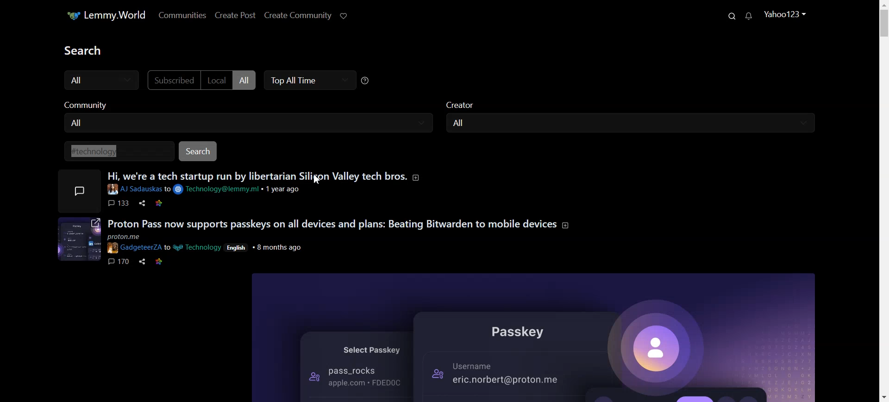 The width and height of the screenshot is (889, 402). What do you see at coordinates (732, 16) in the screenshot?
I see `Search` at bounding box center [732, 16].